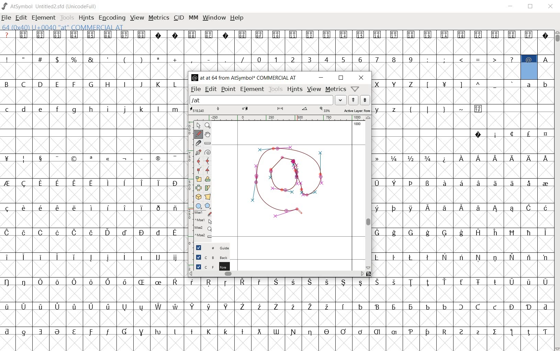 This screenshot has height=351, width=560. Describe the element at coordinates (210, 90) in the screenshot. I see `edit` at that location.